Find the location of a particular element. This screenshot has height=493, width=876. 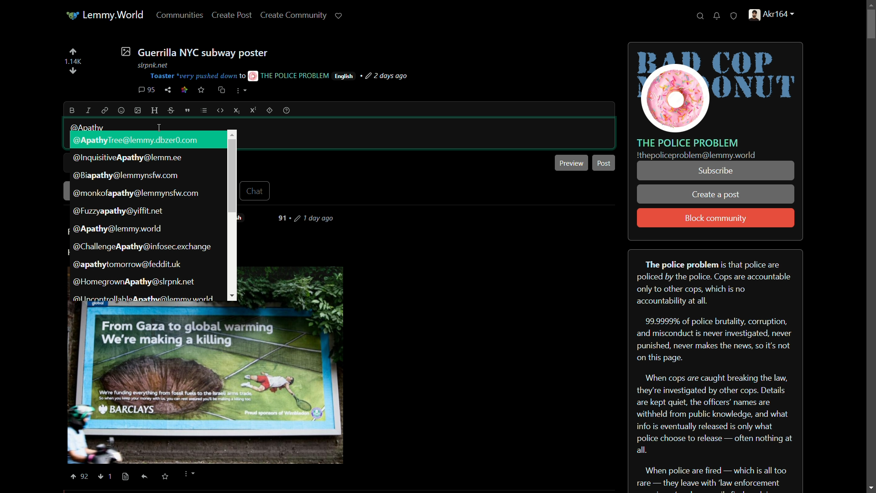

suggestion-4 is located at coordinates (137, 194).